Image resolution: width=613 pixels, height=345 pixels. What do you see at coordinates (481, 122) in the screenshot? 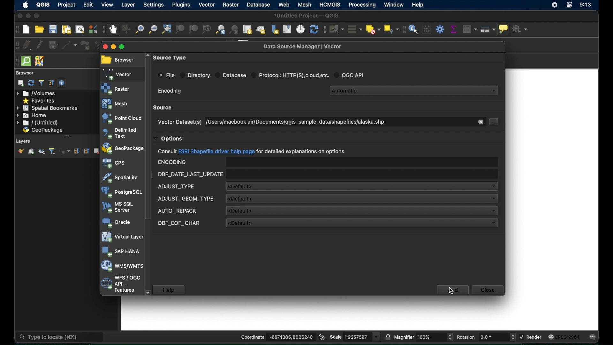
I see `remove` at bounding box center [481, 122].